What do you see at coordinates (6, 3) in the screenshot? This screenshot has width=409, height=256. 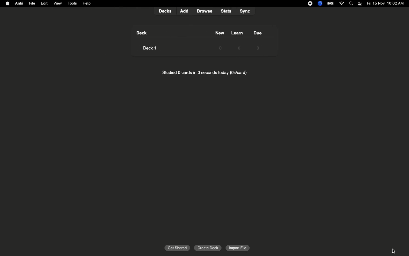 I see `apple logo` at bounding box center [6, 3].